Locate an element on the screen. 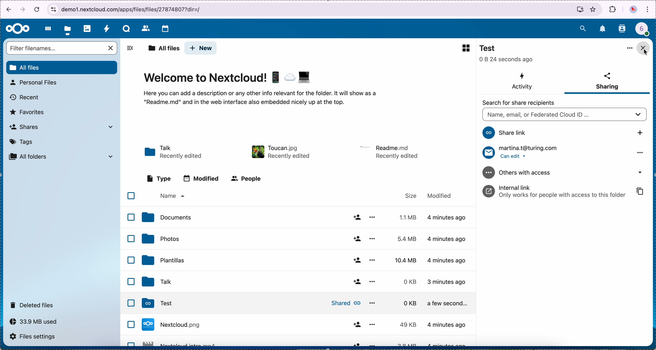 The width and height of the screenshot is (656, 350). favorites is located at coordinates (593, 9).